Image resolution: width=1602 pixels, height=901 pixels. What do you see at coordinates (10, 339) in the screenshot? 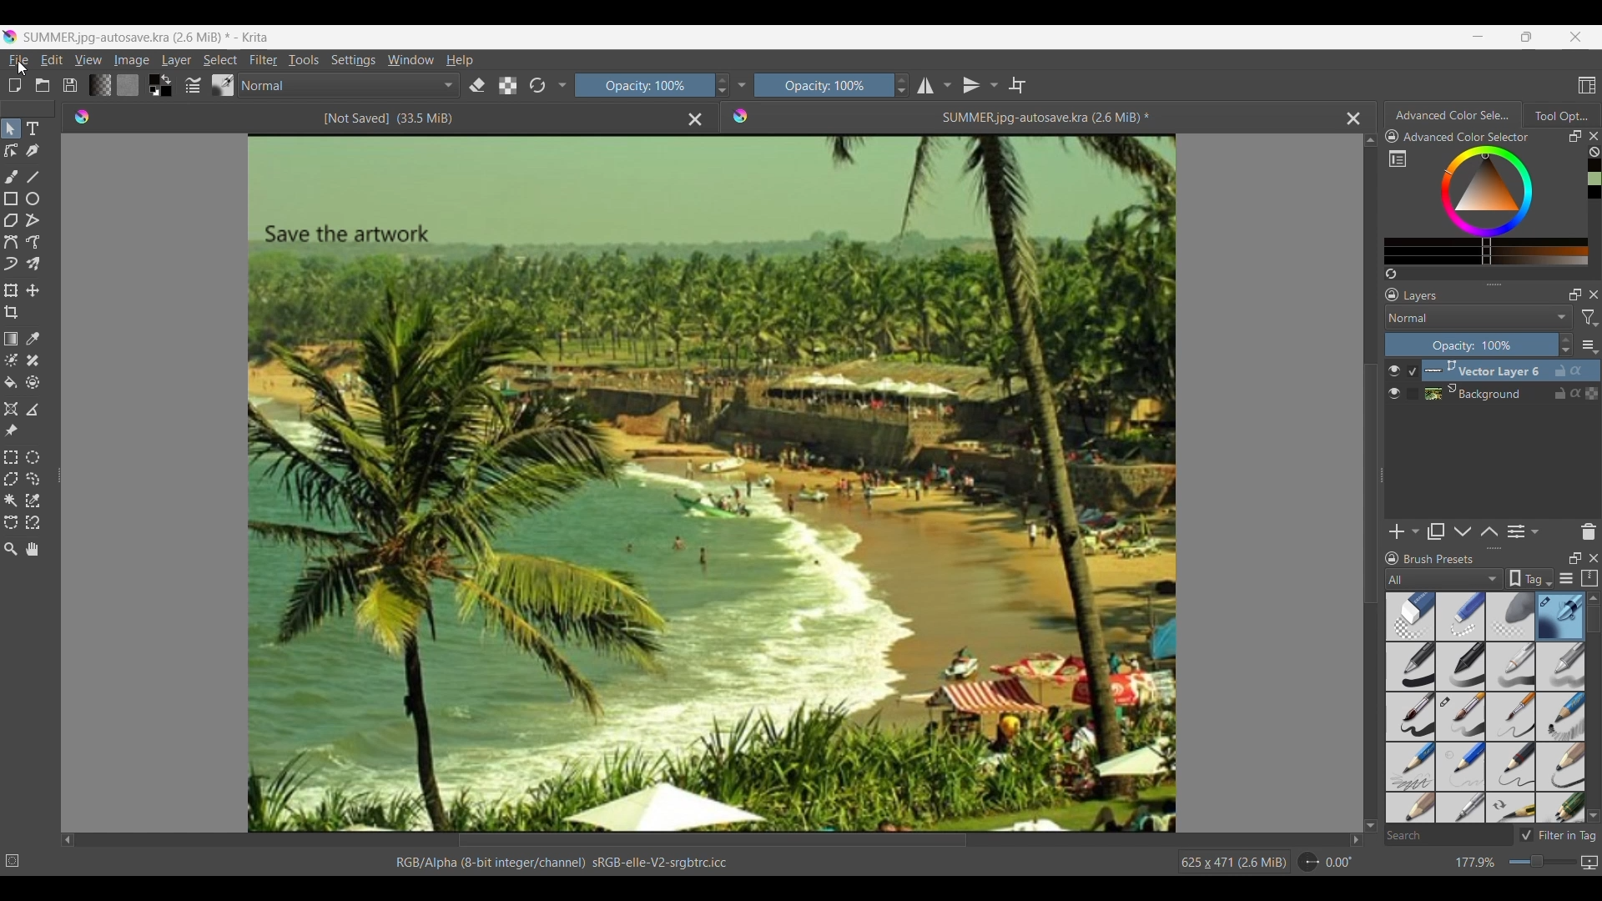
I see `Draw a gradient` at bounding box center [10, 339].